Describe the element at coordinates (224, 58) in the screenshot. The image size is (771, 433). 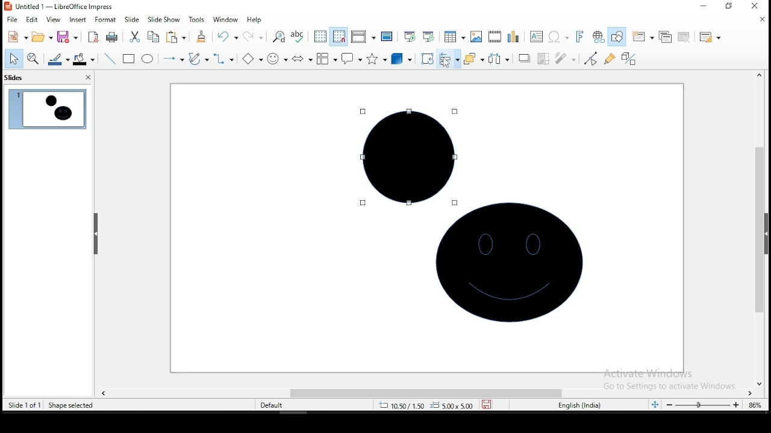
I see `connectors` at that location.